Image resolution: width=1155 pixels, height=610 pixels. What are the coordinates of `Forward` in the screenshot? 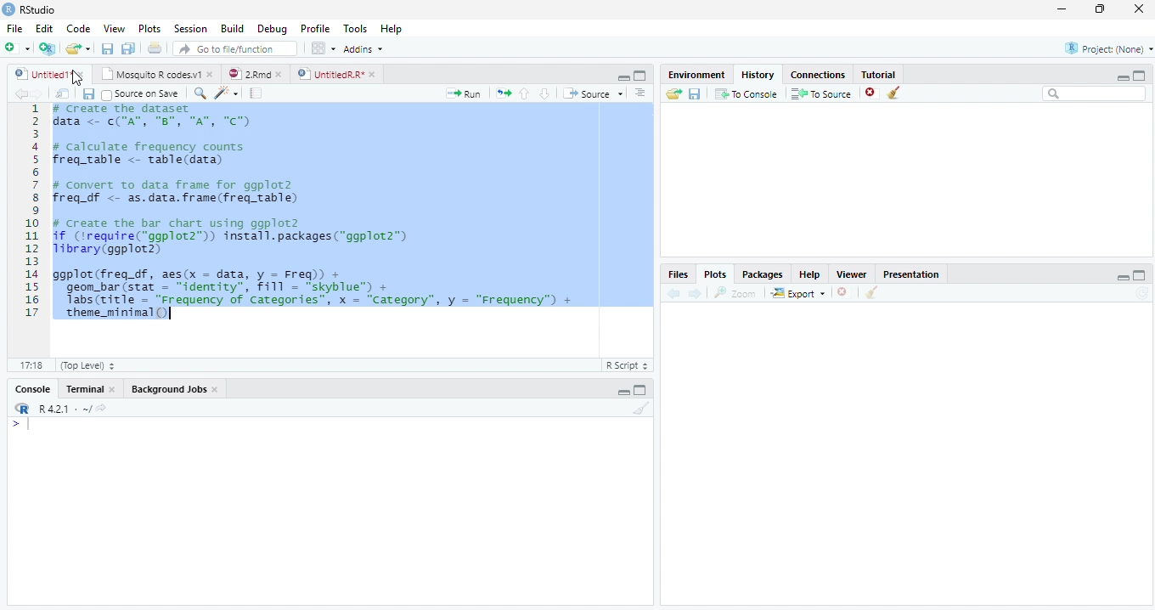 It's located at (42, 93).